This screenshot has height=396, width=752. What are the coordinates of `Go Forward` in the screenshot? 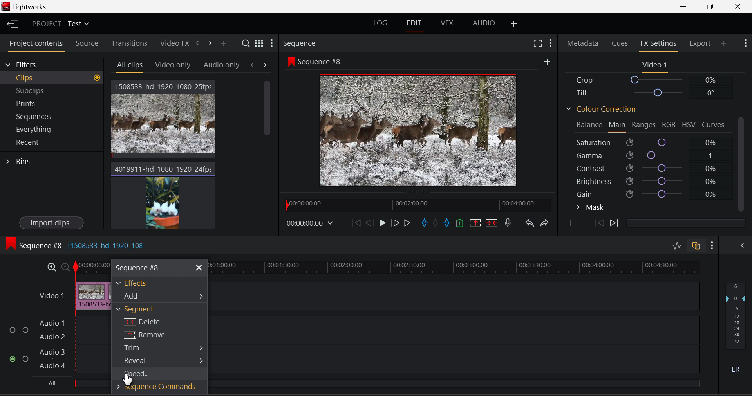 It's located at (397, 223).